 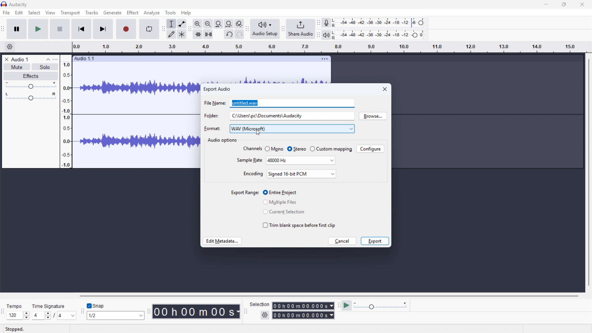 I want to click on Remove track , so click(x=7, y=59).